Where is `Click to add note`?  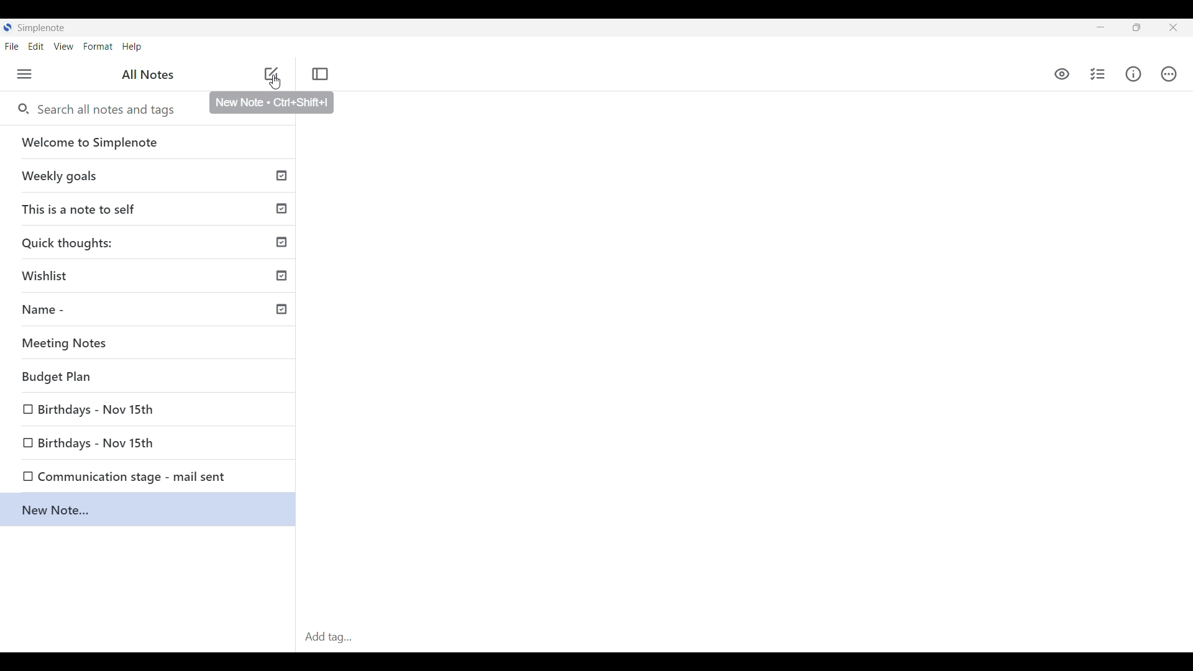 Click to add note is located at coordinates (272, 73).